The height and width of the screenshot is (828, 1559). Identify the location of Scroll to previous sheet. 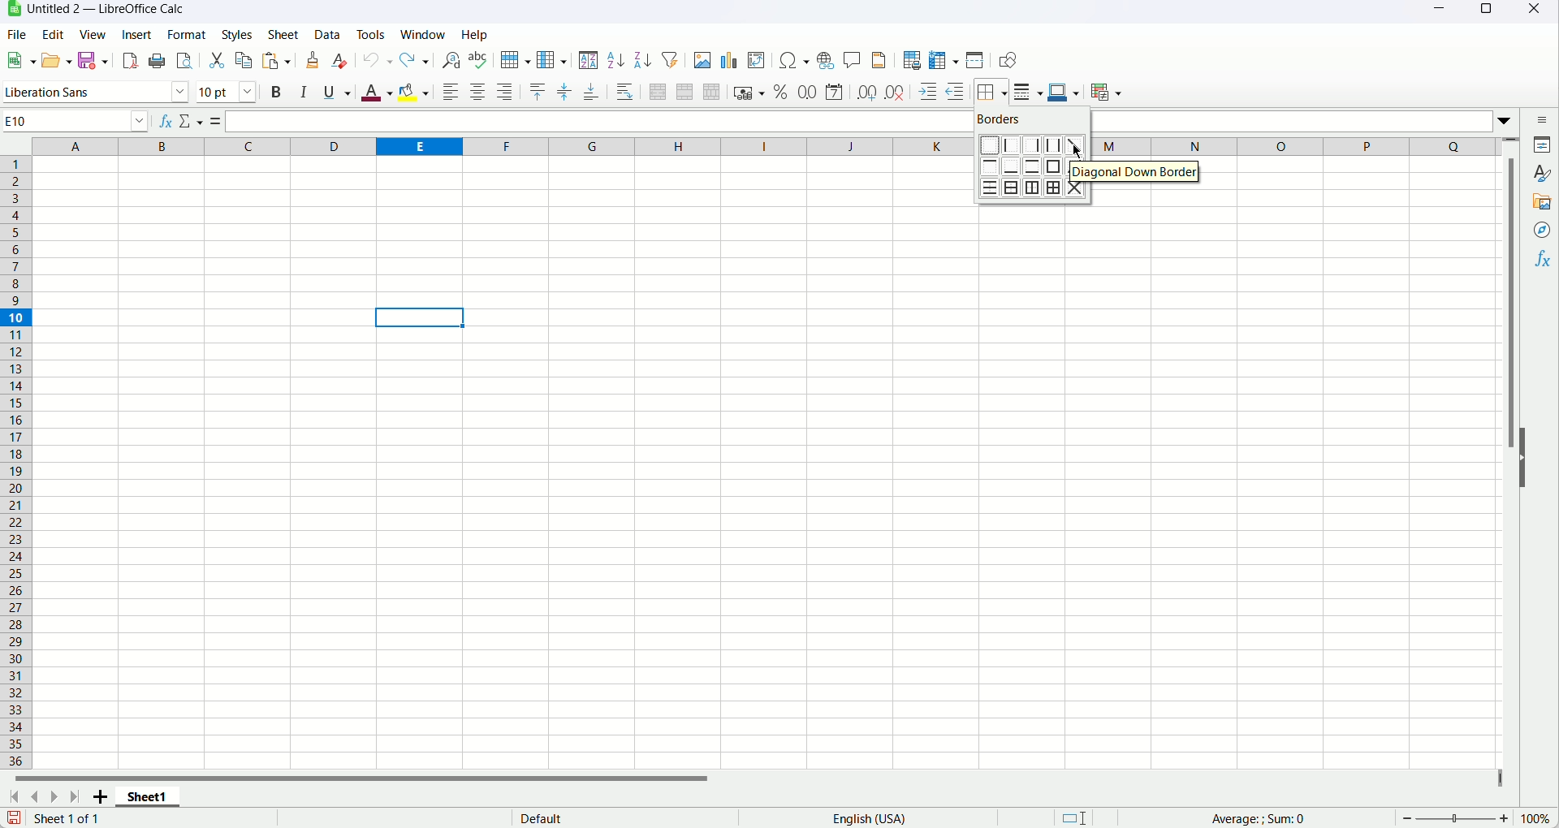
(34, 798).